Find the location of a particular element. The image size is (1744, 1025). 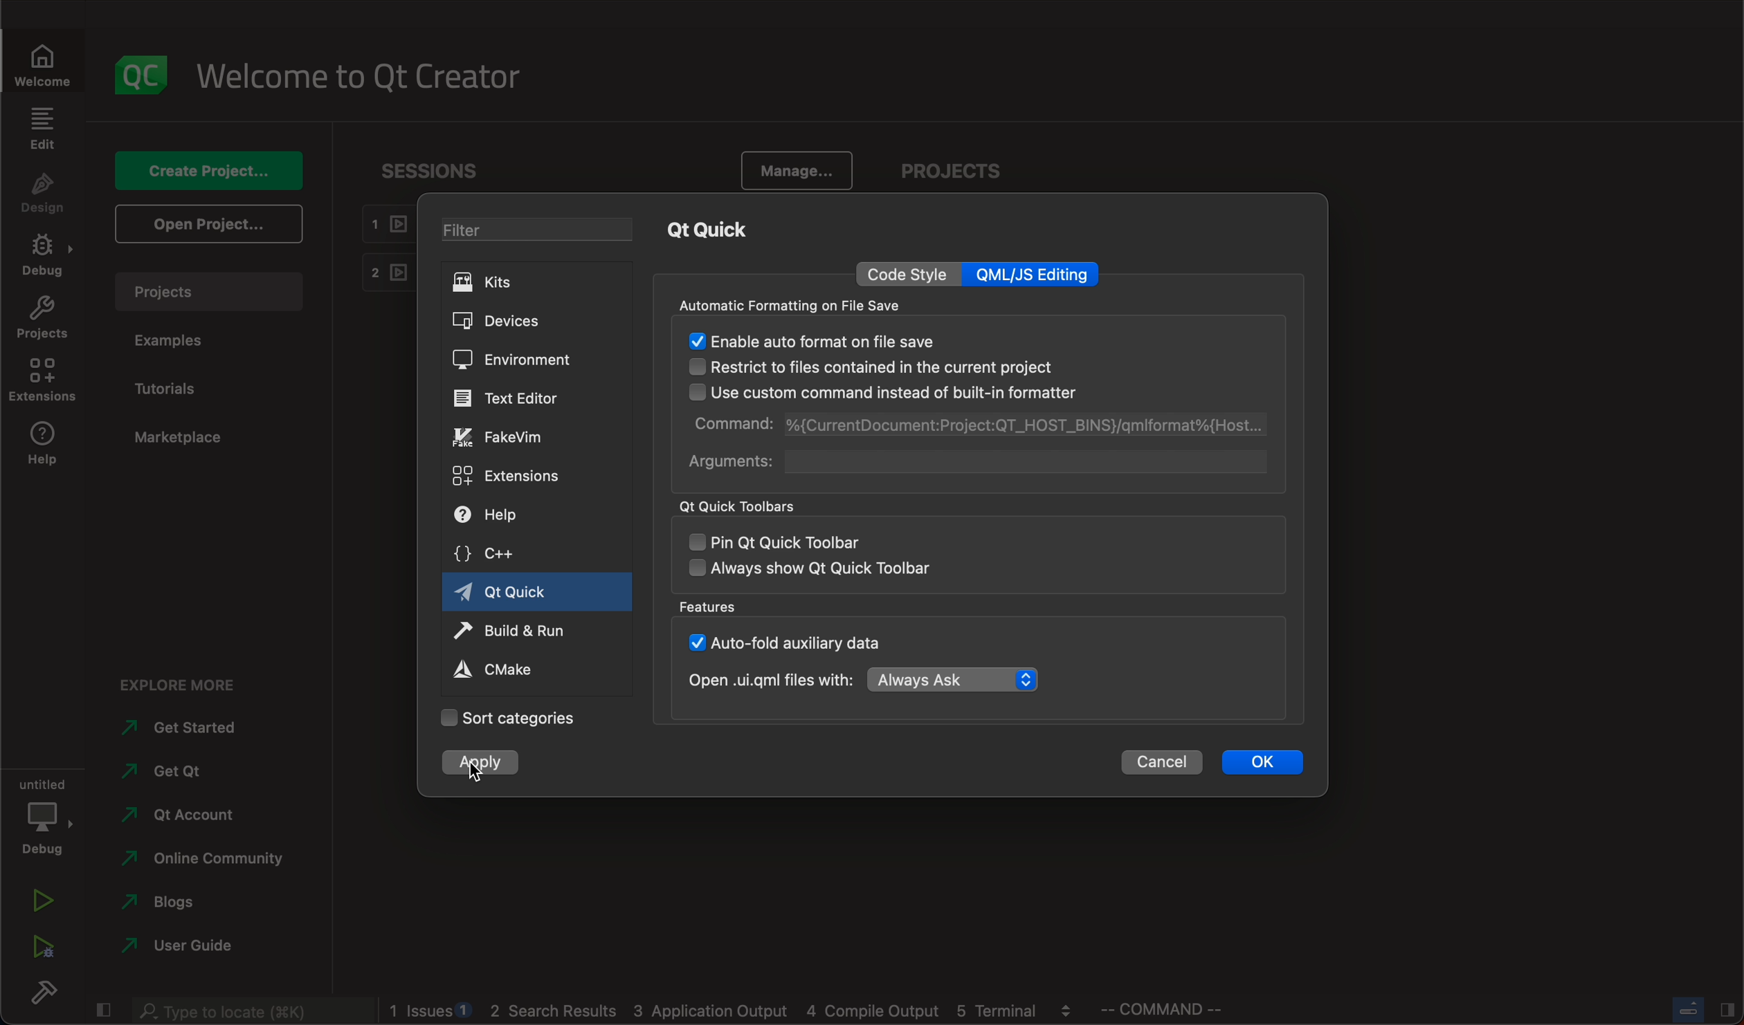

fakevim is located at coordinates (507, 439).